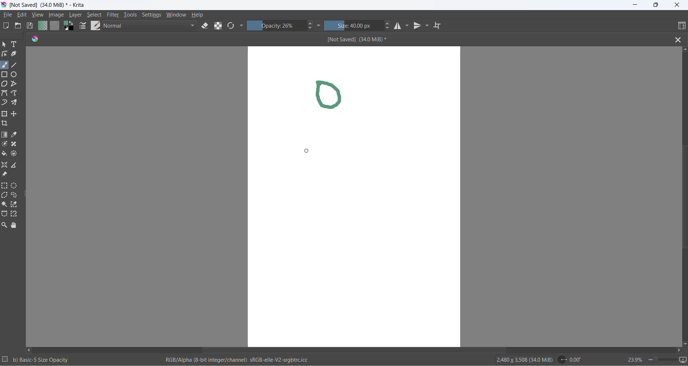  What do you see at coordinates (18, 103) in the screenshot?
I see `multibrush tool` at bounding box center [18, 103].